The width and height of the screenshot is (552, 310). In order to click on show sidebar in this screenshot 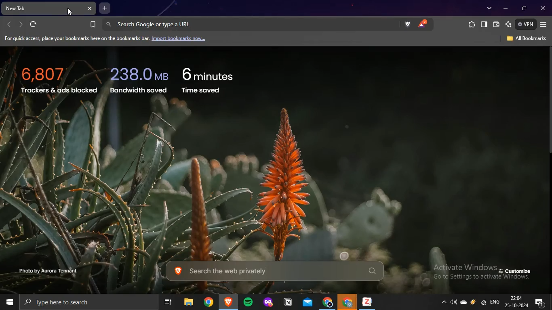, I will do `click(484, 23)`.